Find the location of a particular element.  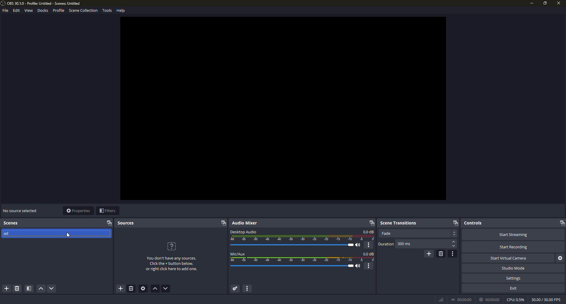

transition properties is located at coordinates (453, 254).